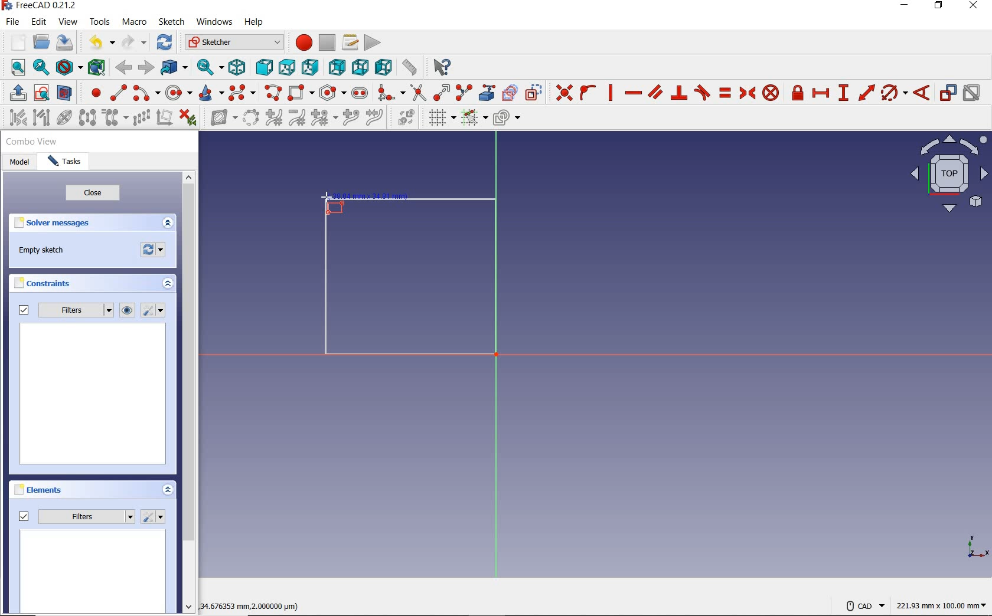 Image resolution: width=992 pixels, height=616 pixels. What do you see at coordinates (168, 284) in the screenshot?
I see `expand` at bounding box center [168, 284].